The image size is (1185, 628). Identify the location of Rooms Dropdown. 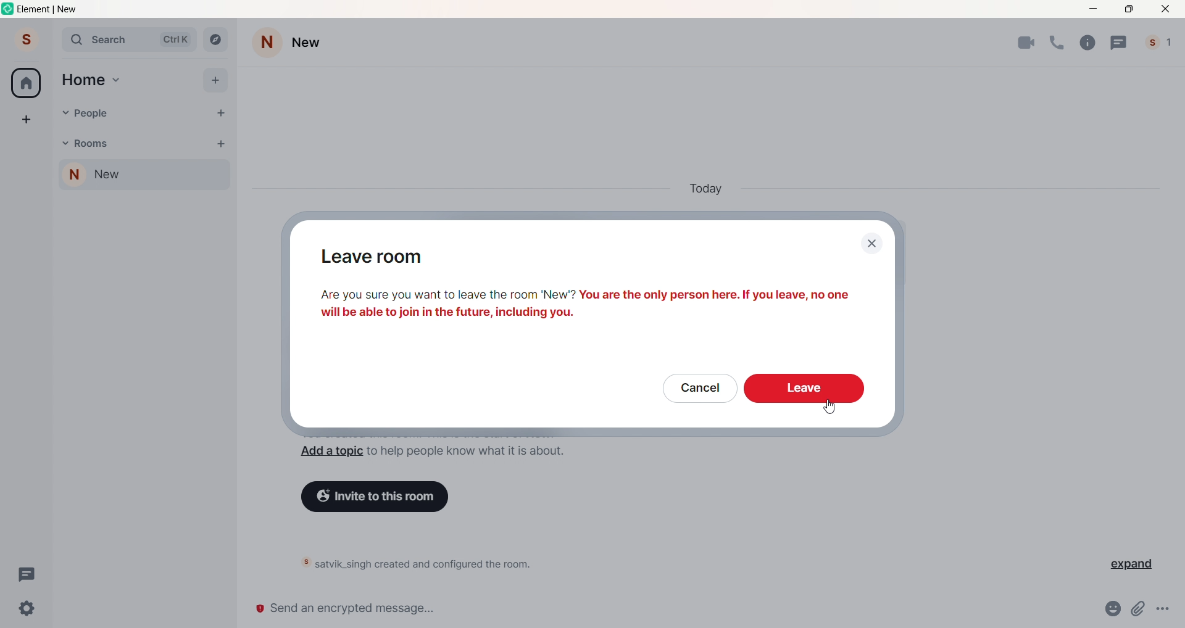
(64, 141).